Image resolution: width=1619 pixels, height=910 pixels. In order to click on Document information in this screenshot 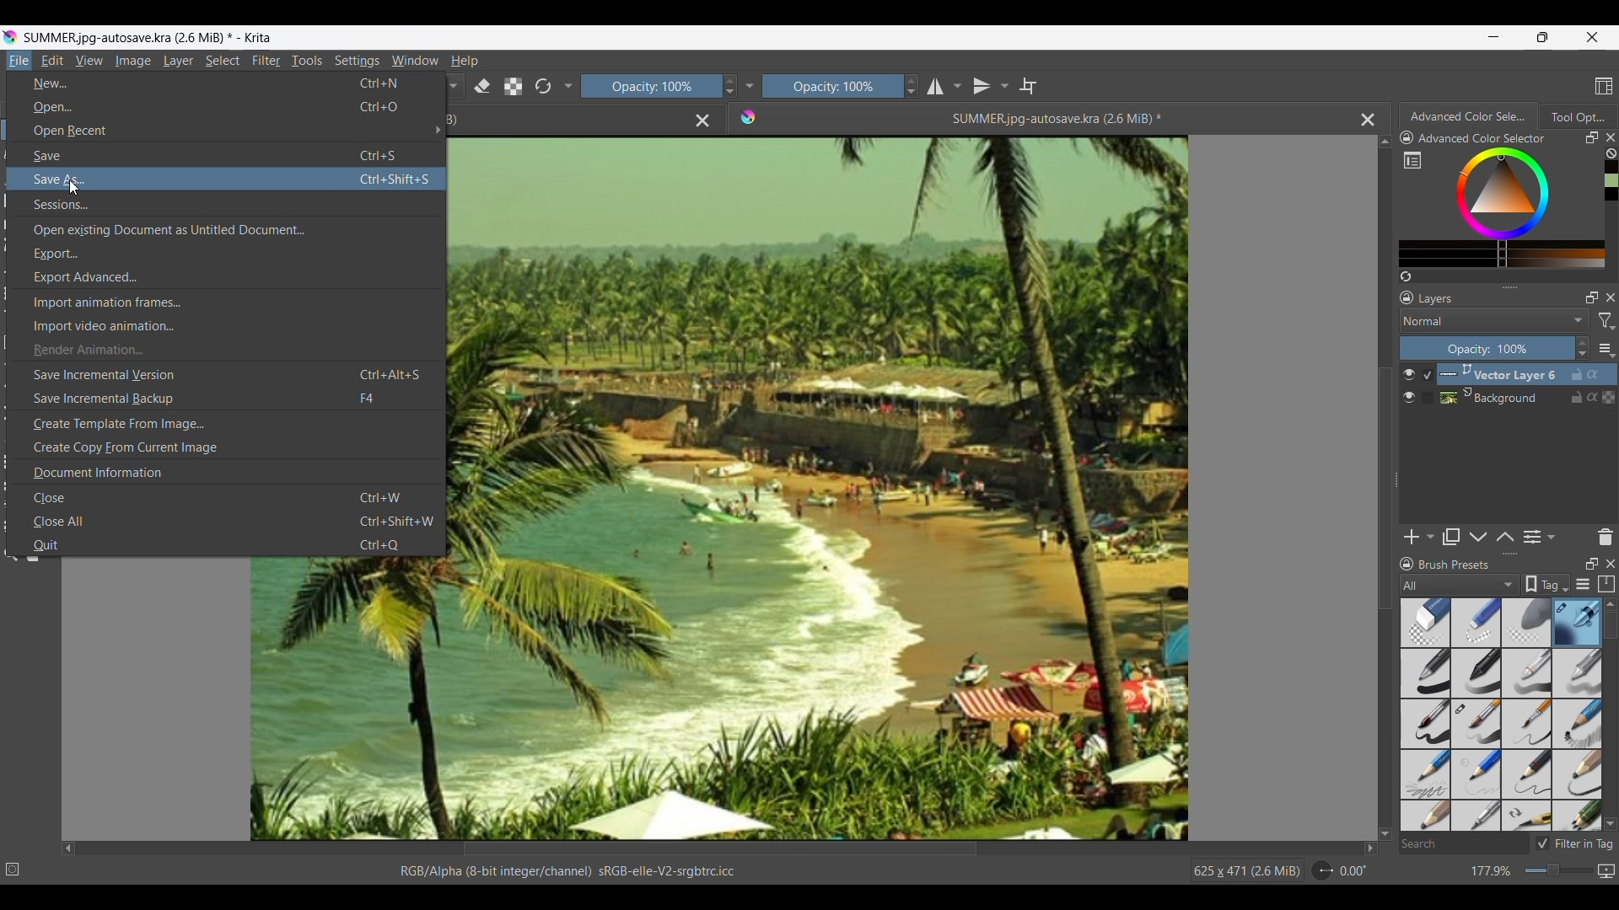, I will do `click(225, 473)`.